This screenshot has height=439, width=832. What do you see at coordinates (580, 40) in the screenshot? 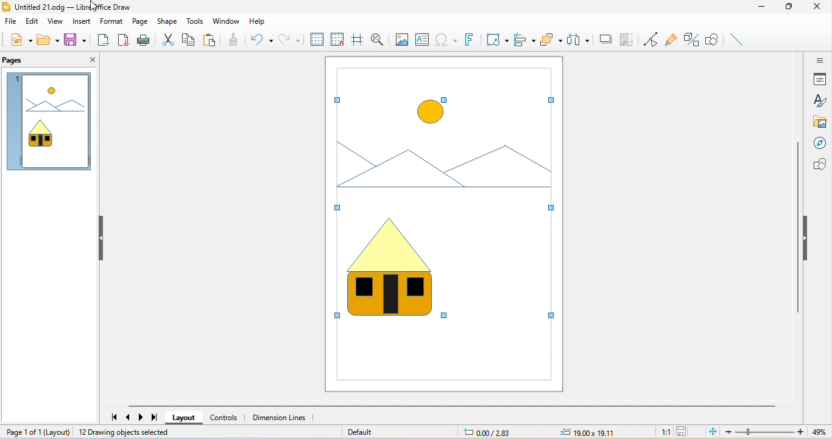
I see `select atleast three objects to distribute` at bounding box center [580, 40].